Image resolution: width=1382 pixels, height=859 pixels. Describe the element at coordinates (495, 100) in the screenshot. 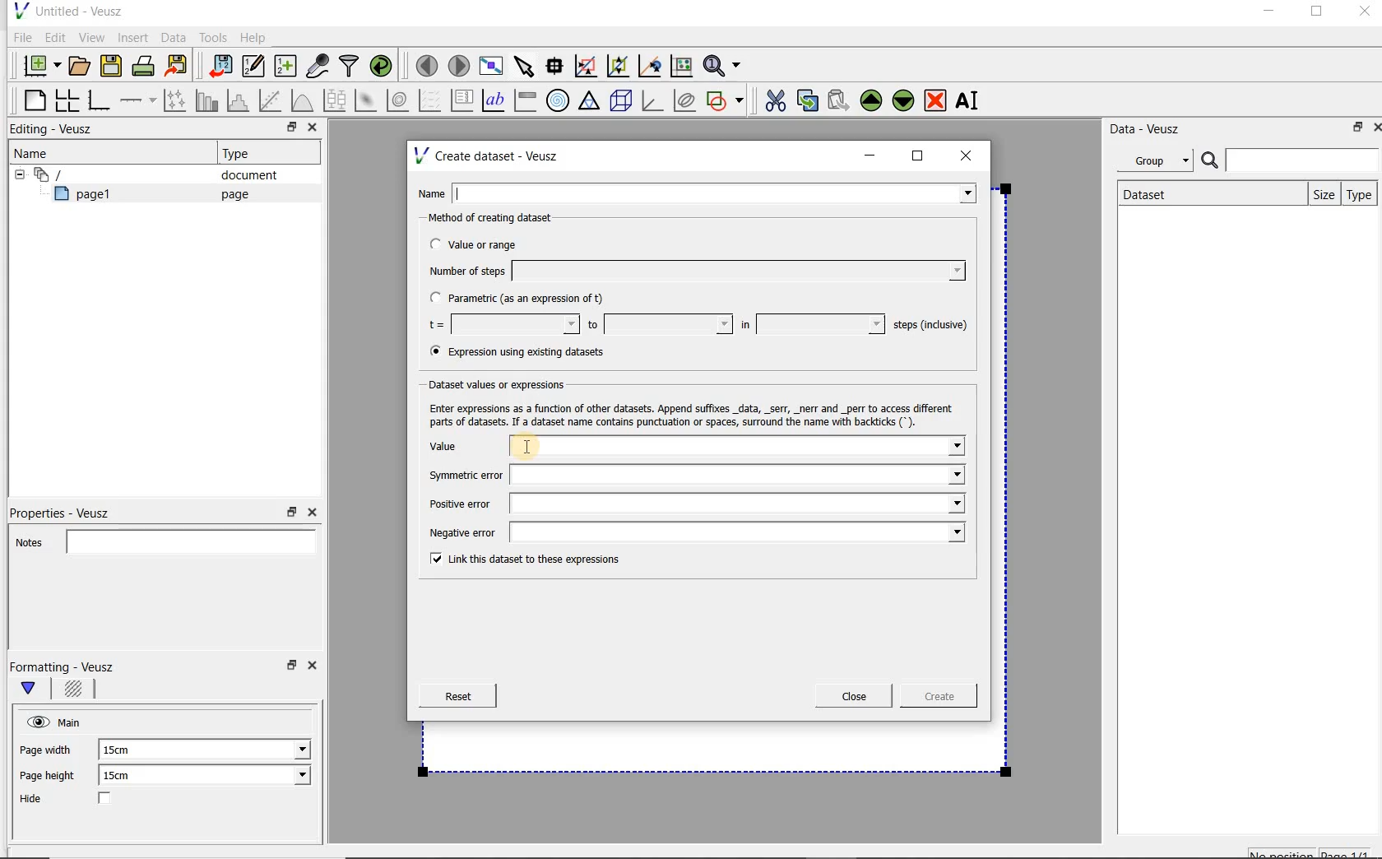

I see `text label` at that location.